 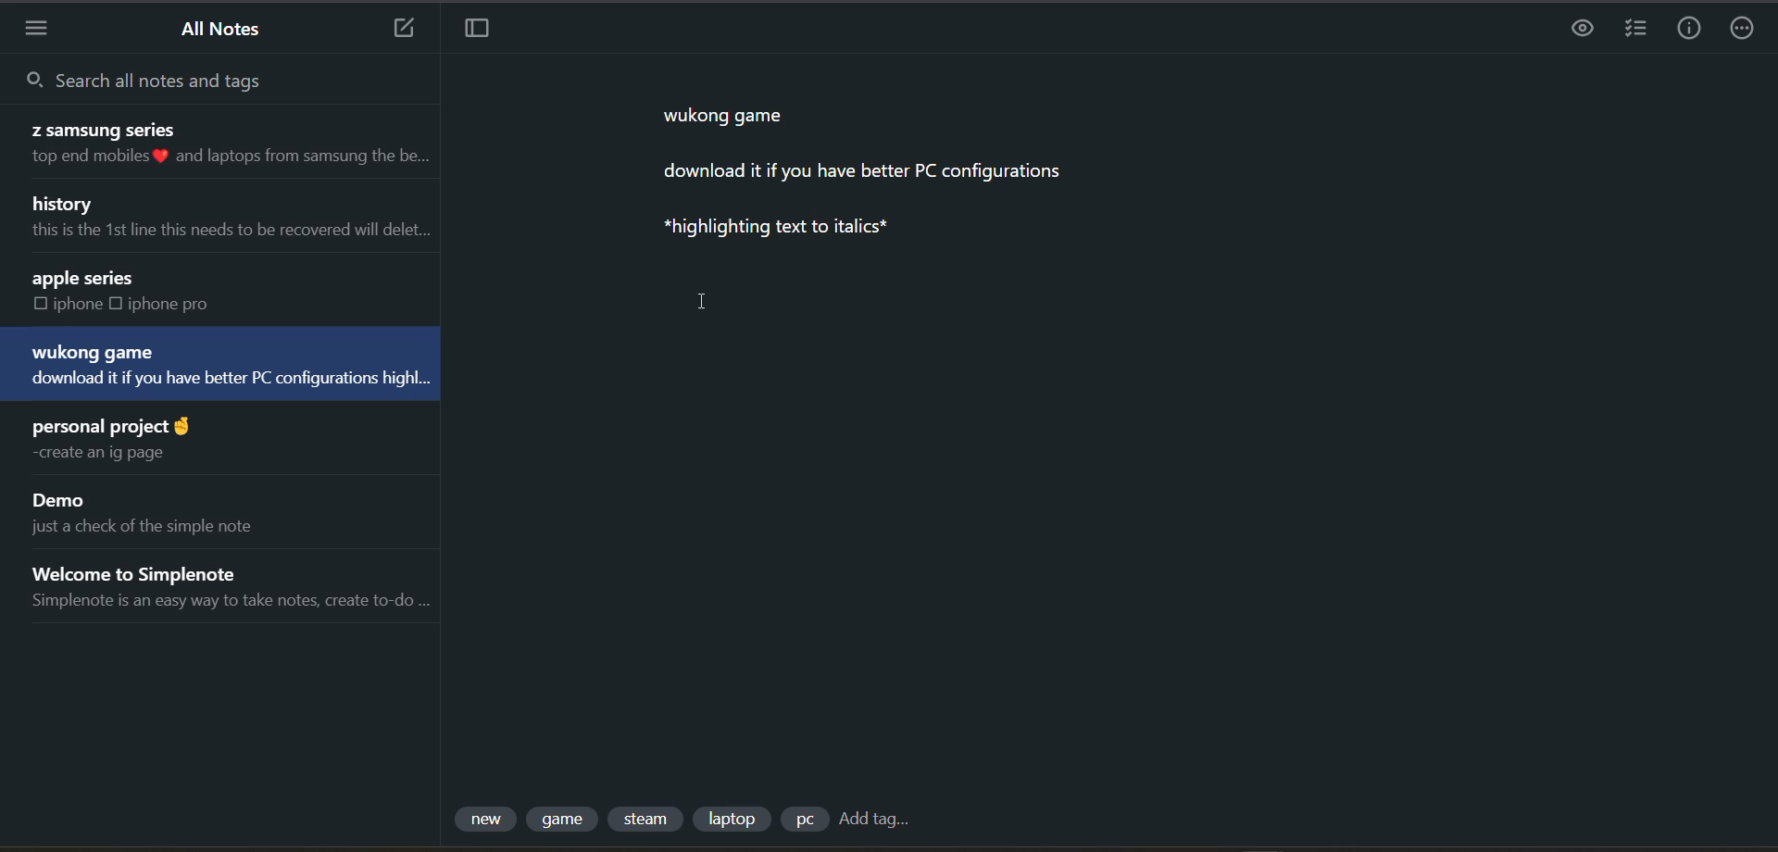 What do you see at coordinates (481, 32) in the screenshot?
I see `toggle focus mode` at bounding box center [481, 32].